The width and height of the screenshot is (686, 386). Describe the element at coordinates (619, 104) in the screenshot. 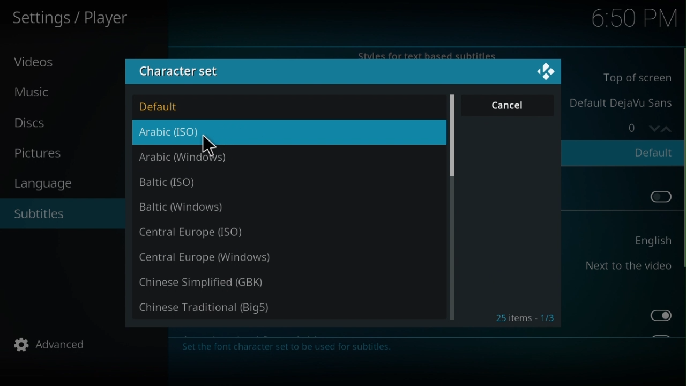

I see `Default DejaVu Sans` at that location.